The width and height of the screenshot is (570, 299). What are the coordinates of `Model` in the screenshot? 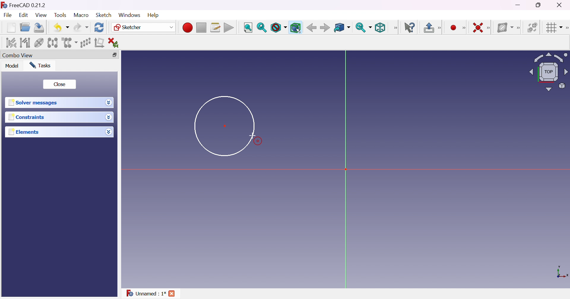 It's located at (12, 66).